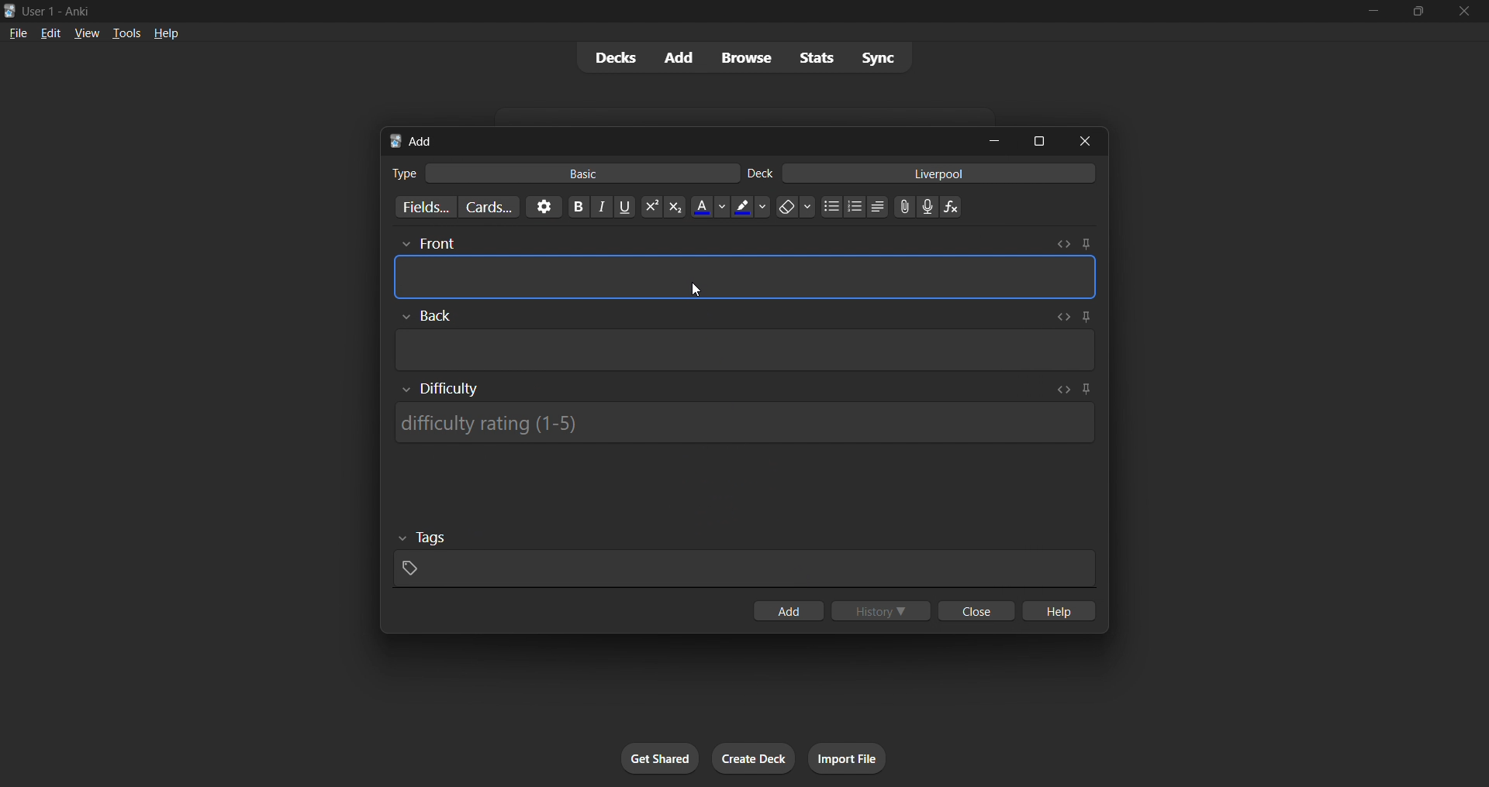  Describe the element at coordinates (994, 140) in the screenshot. I see `minimize` at that location.